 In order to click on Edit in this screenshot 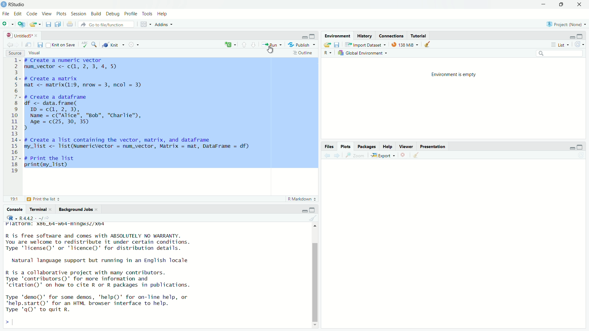, I will do `click(18, 14)`.